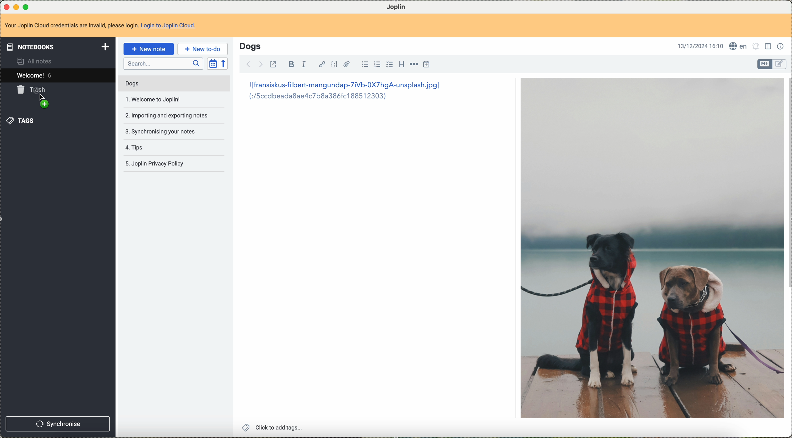 The height and width of the screenshot is (438, 792). I want to click on toggle editor, so click(780, 64).